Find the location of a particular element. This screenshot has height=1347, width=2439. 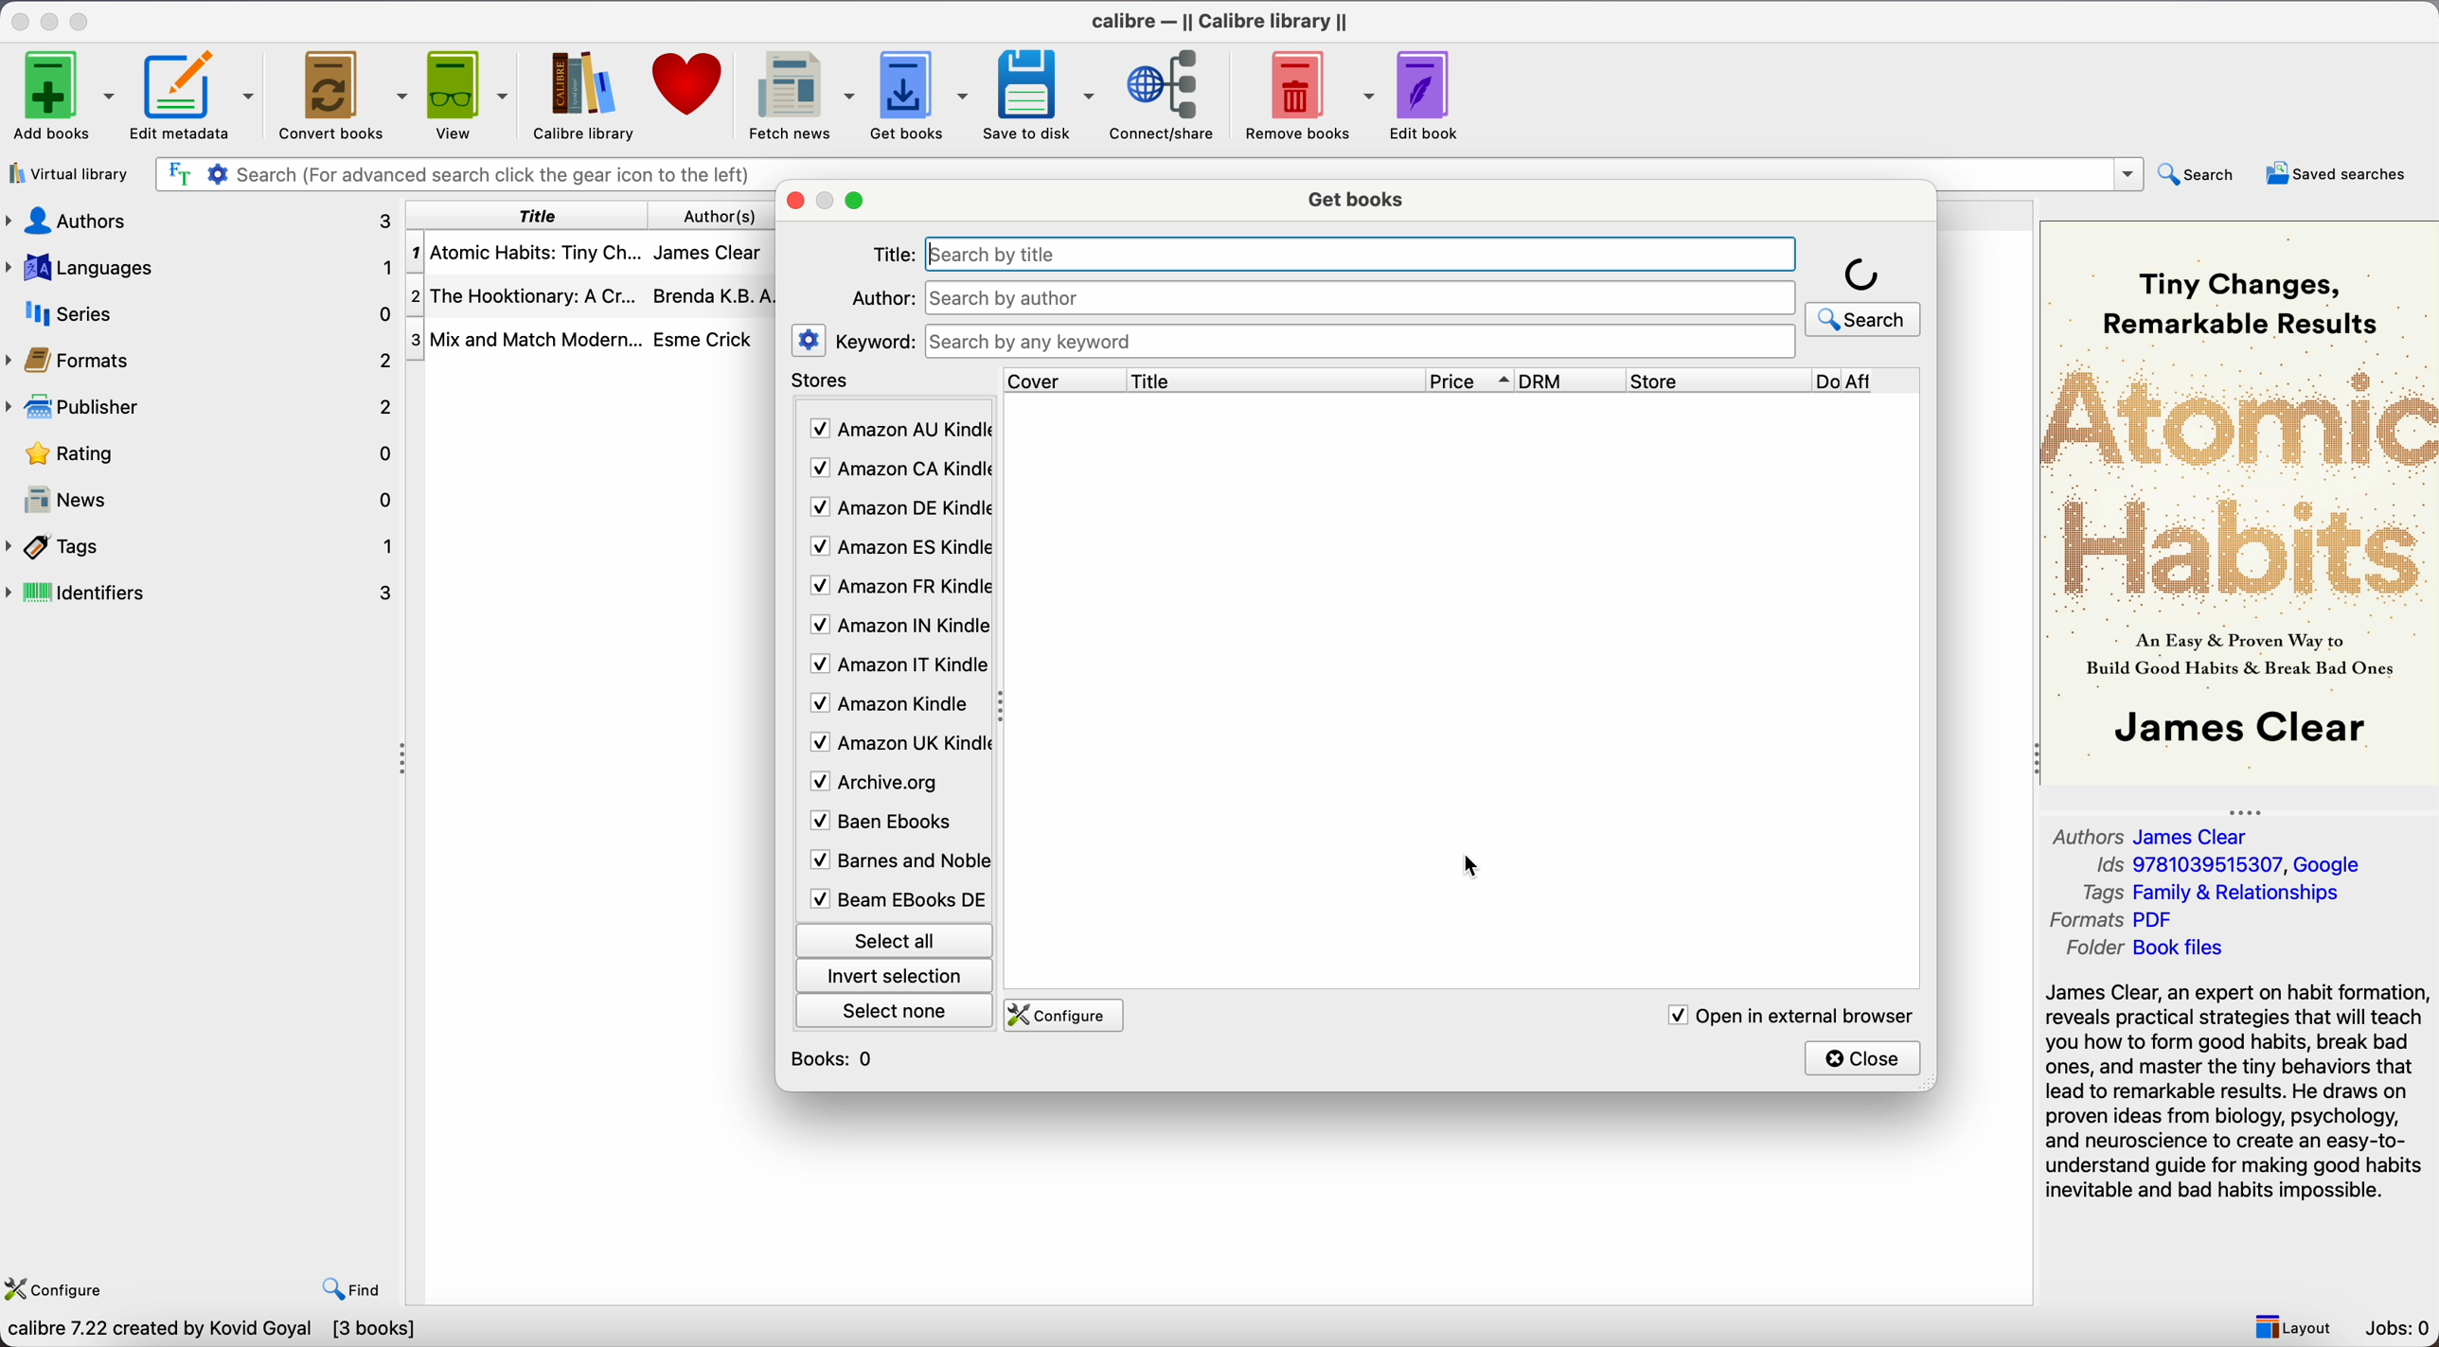

Author: is located at coordinates (882, 298).